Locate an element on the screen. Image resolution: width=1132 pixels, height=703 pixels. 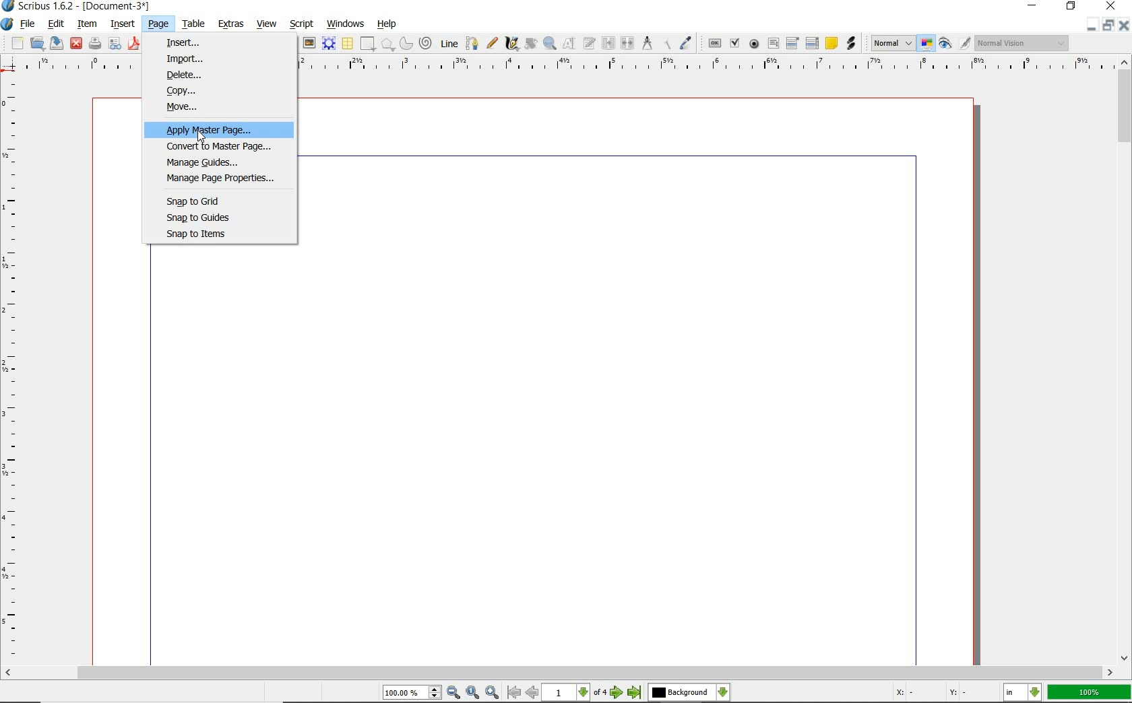
edit text with story editor is located at coordinates (588, 43).